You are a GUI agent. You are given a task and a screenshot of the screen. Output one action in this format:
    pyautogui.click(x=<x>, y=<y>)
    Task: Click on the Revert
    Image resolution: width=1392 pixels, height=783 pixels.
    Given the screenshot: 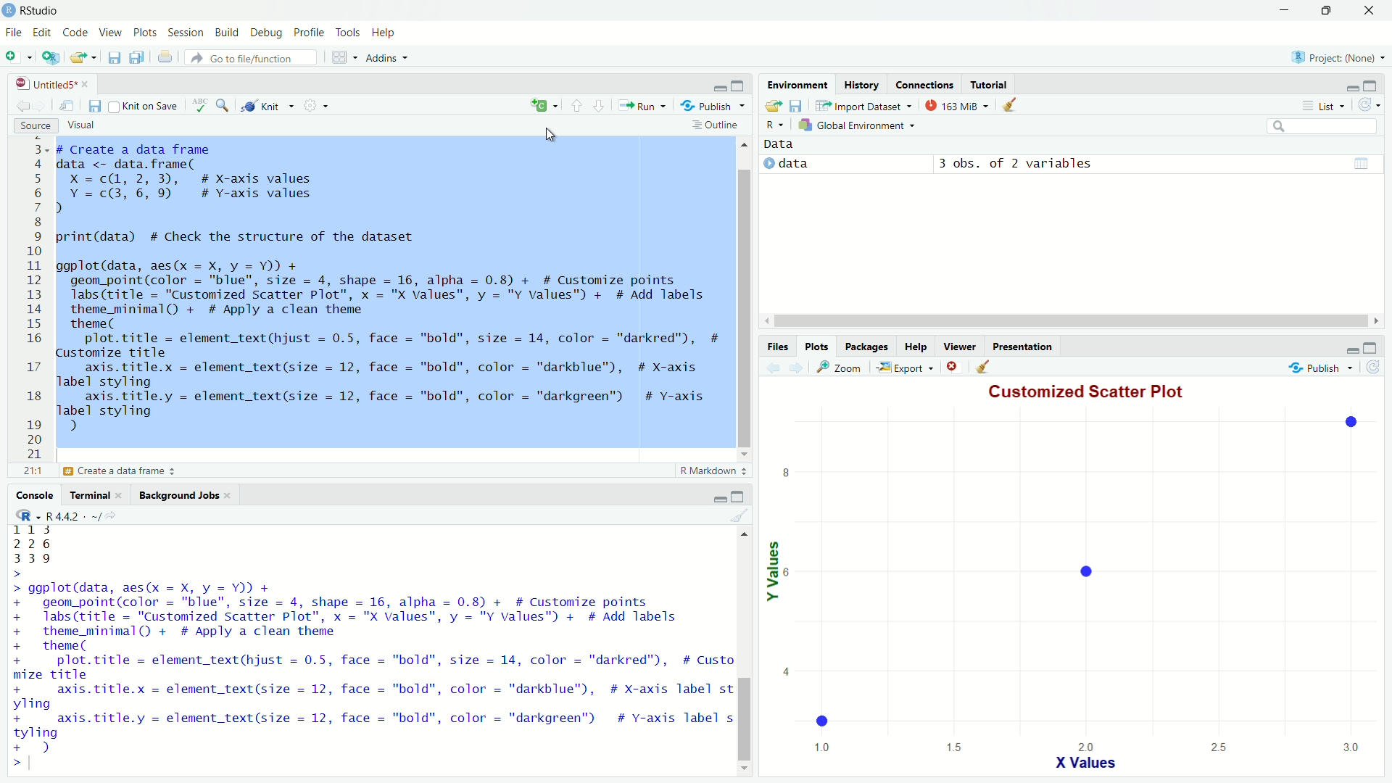 What is the action you would take?
    pyautogui.click(x=1379, y=372)
    